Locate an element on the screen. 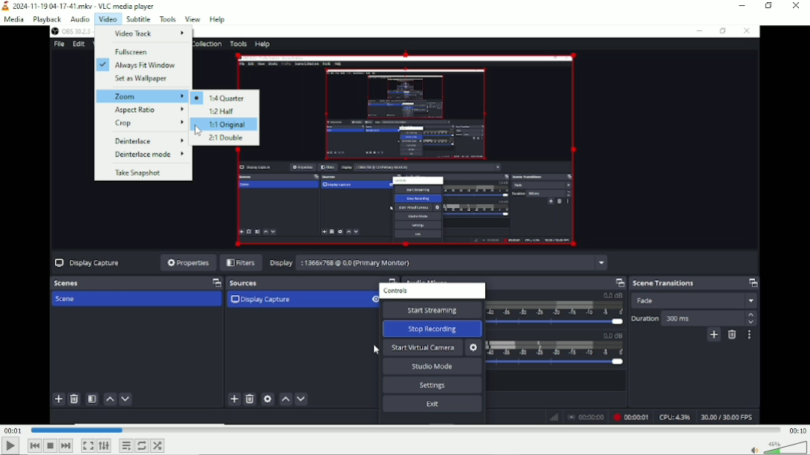 This screenshot has height=455, width=810.  is located at coordinates (88, 445).